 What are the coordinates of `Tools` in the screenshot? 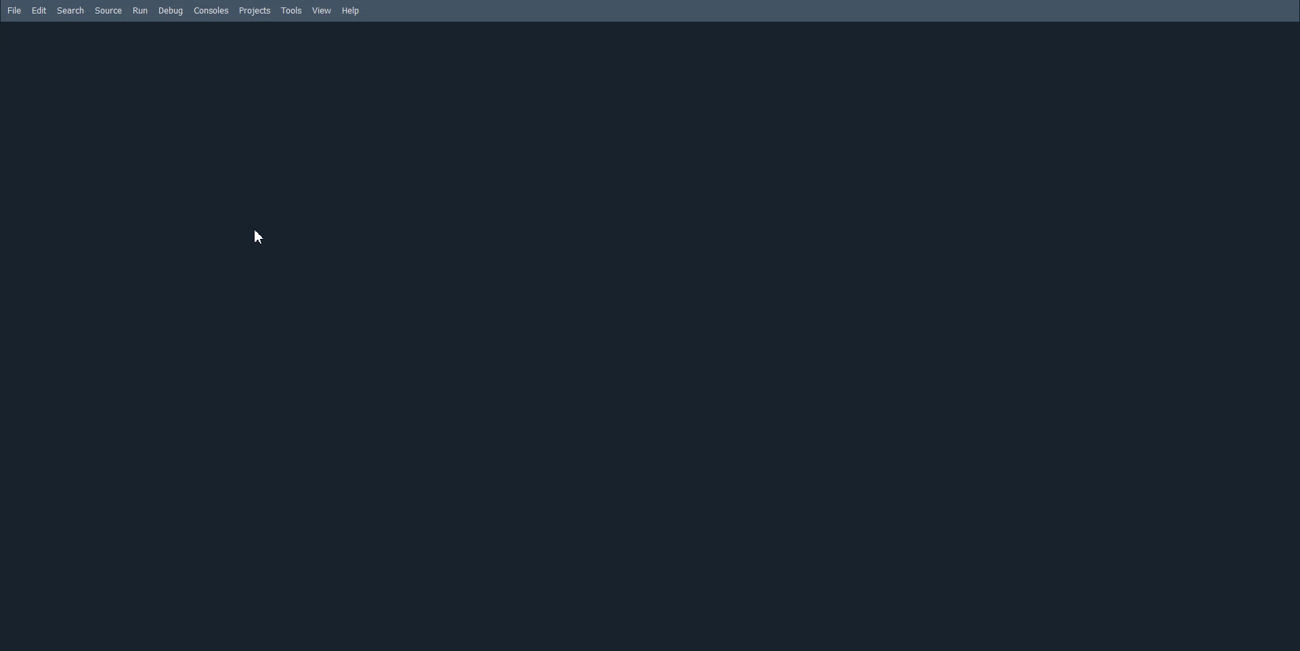 It's located at (292, 11).